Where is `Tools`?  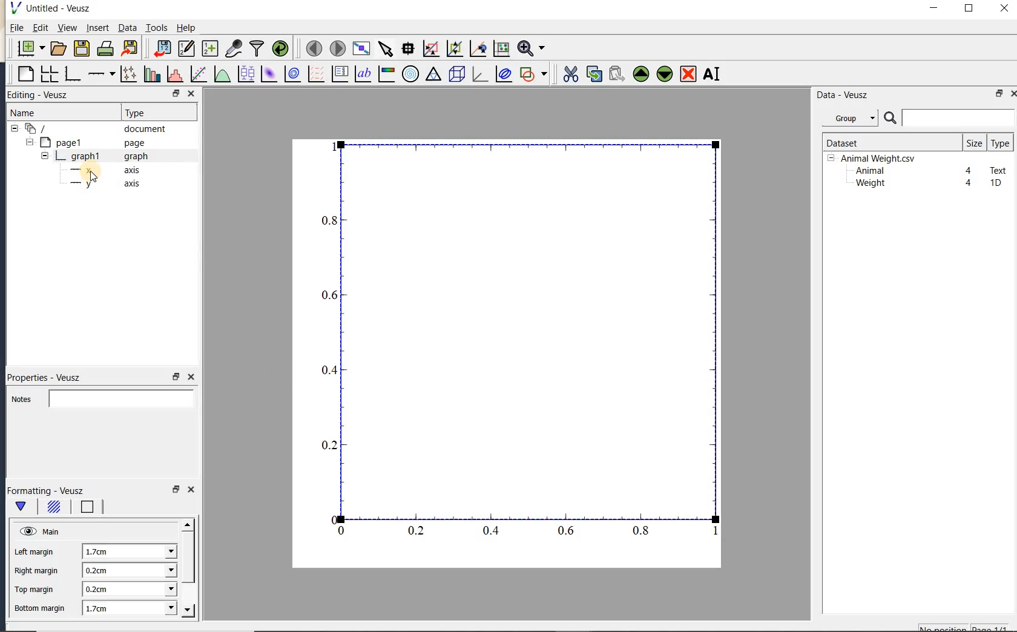 Tools is located at coordinates (157, 27).